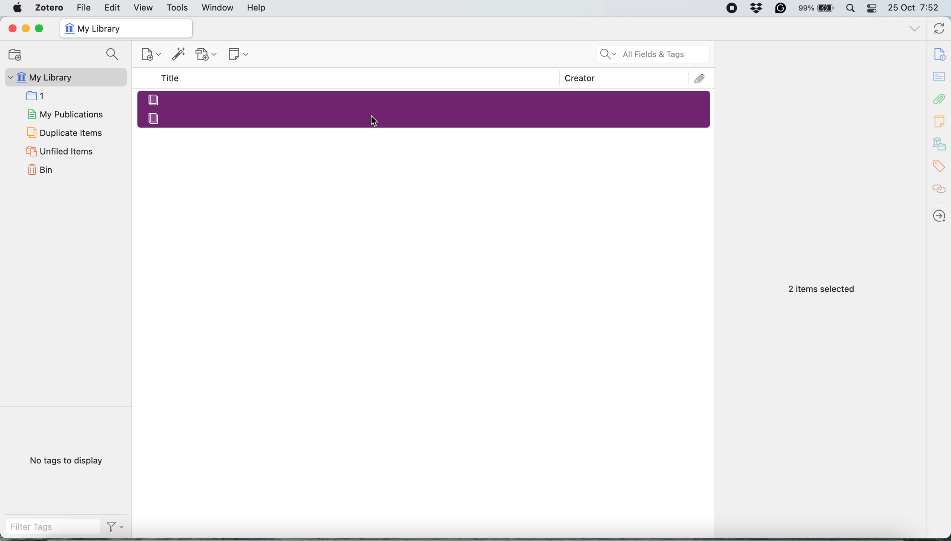 The width and height of the screenshot is (951, 541). I want to click on Notes, so click(940, 119).